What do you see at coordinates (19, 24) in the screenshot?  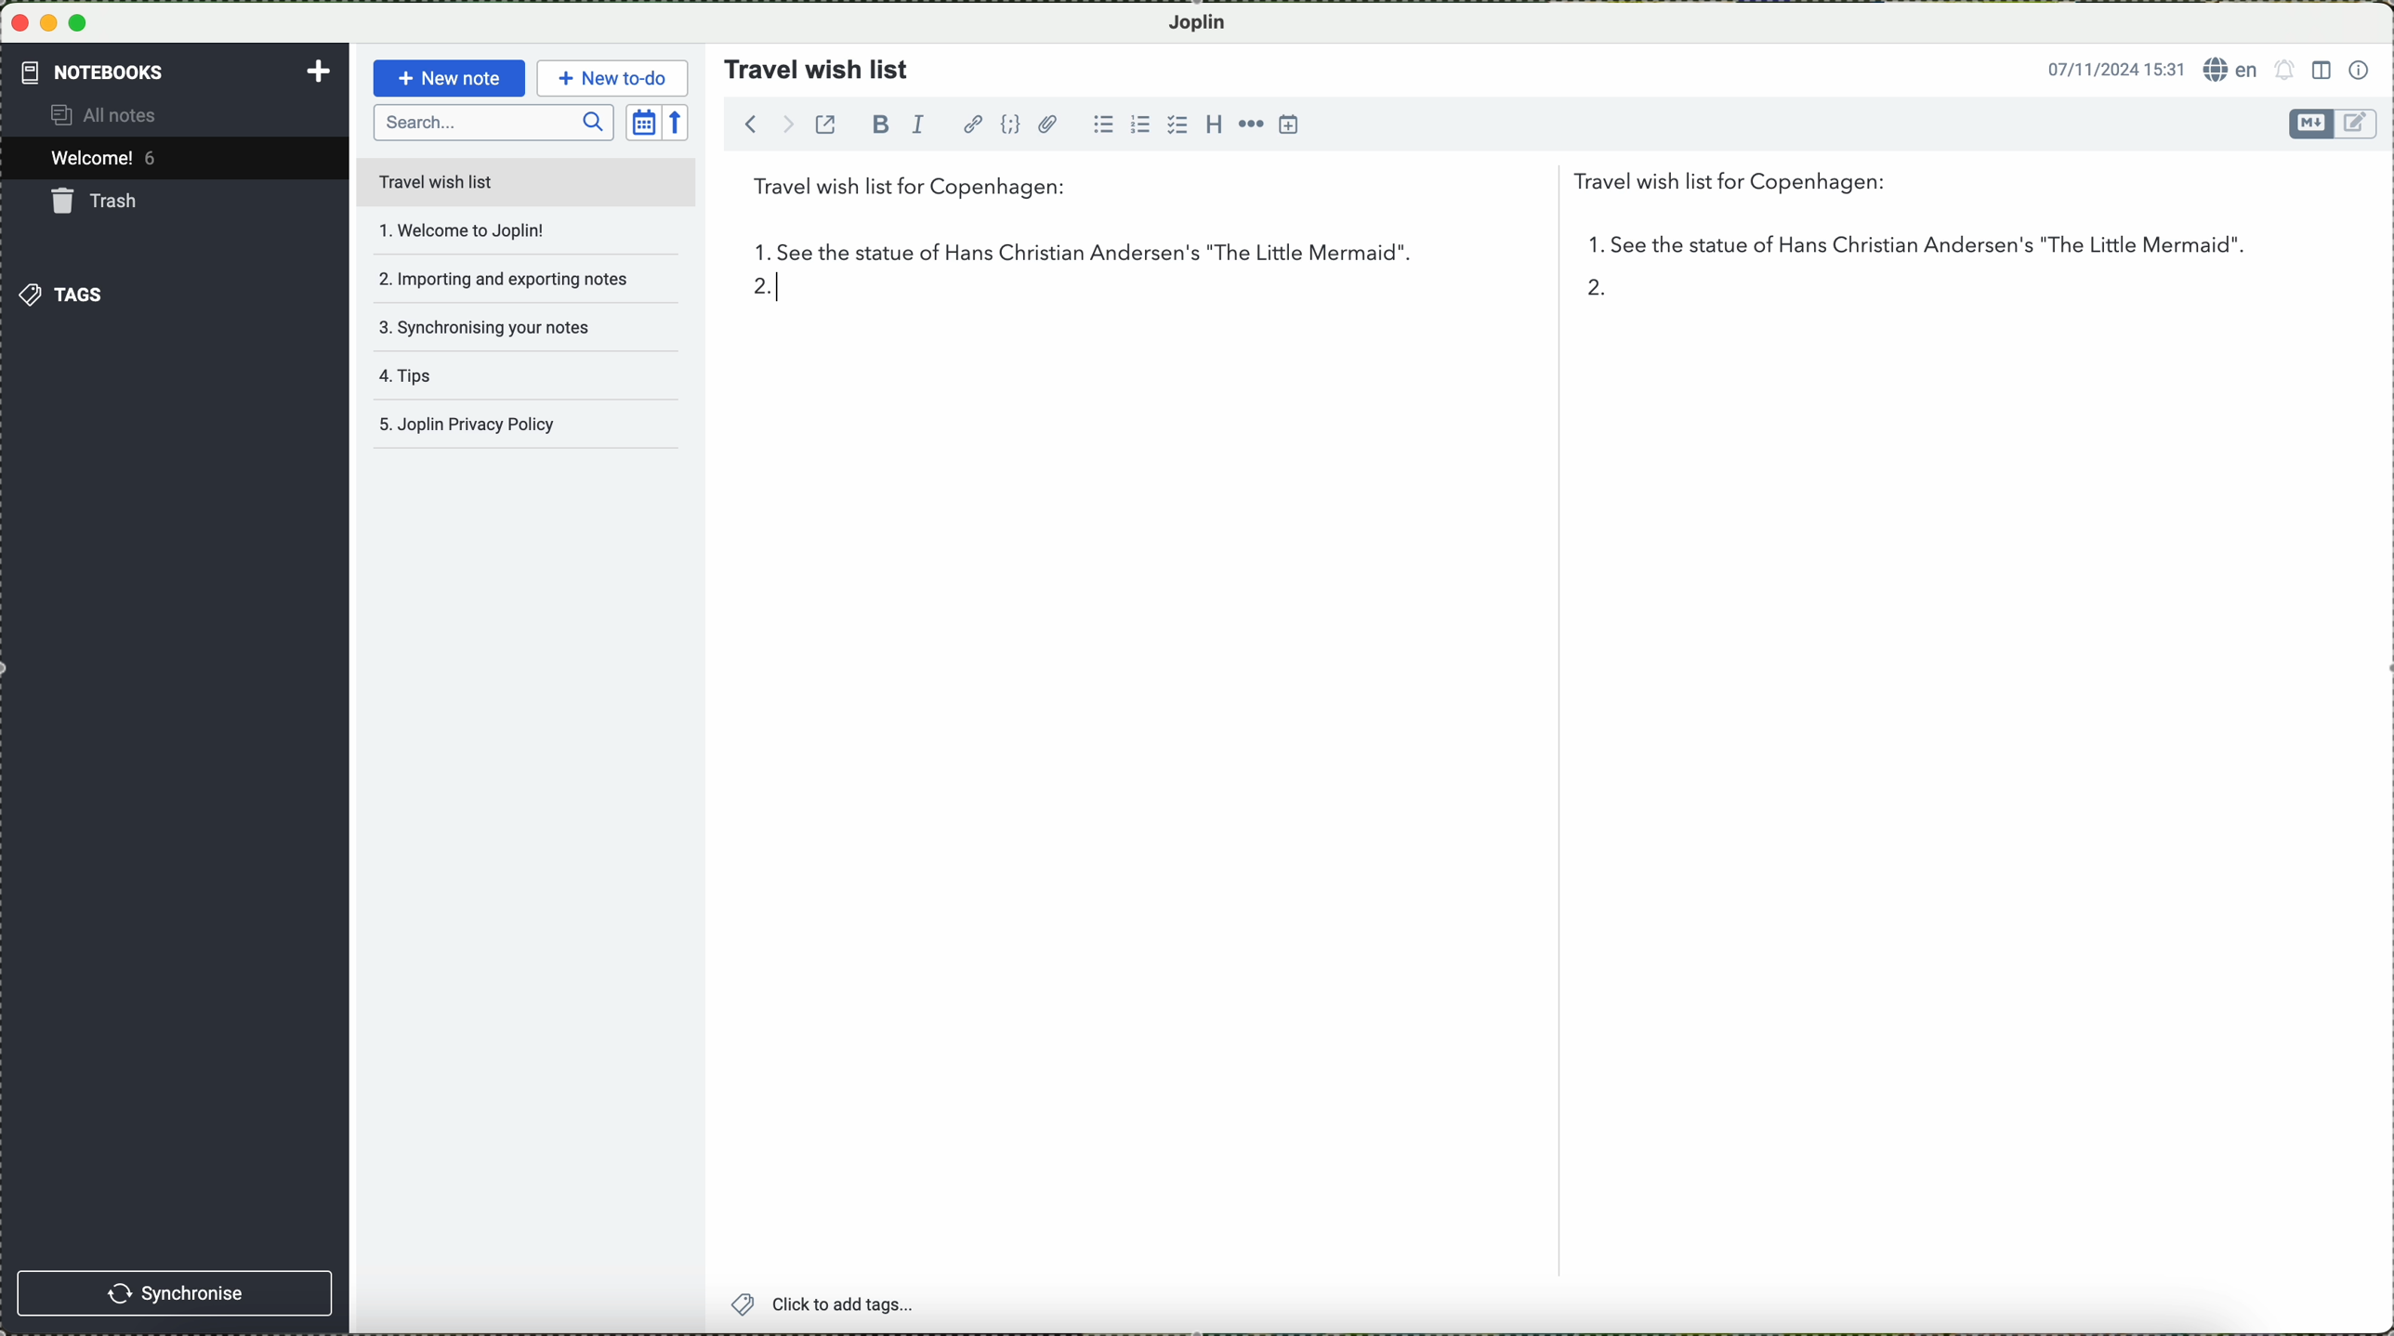 I see `close` at bounding box center [19, 24].